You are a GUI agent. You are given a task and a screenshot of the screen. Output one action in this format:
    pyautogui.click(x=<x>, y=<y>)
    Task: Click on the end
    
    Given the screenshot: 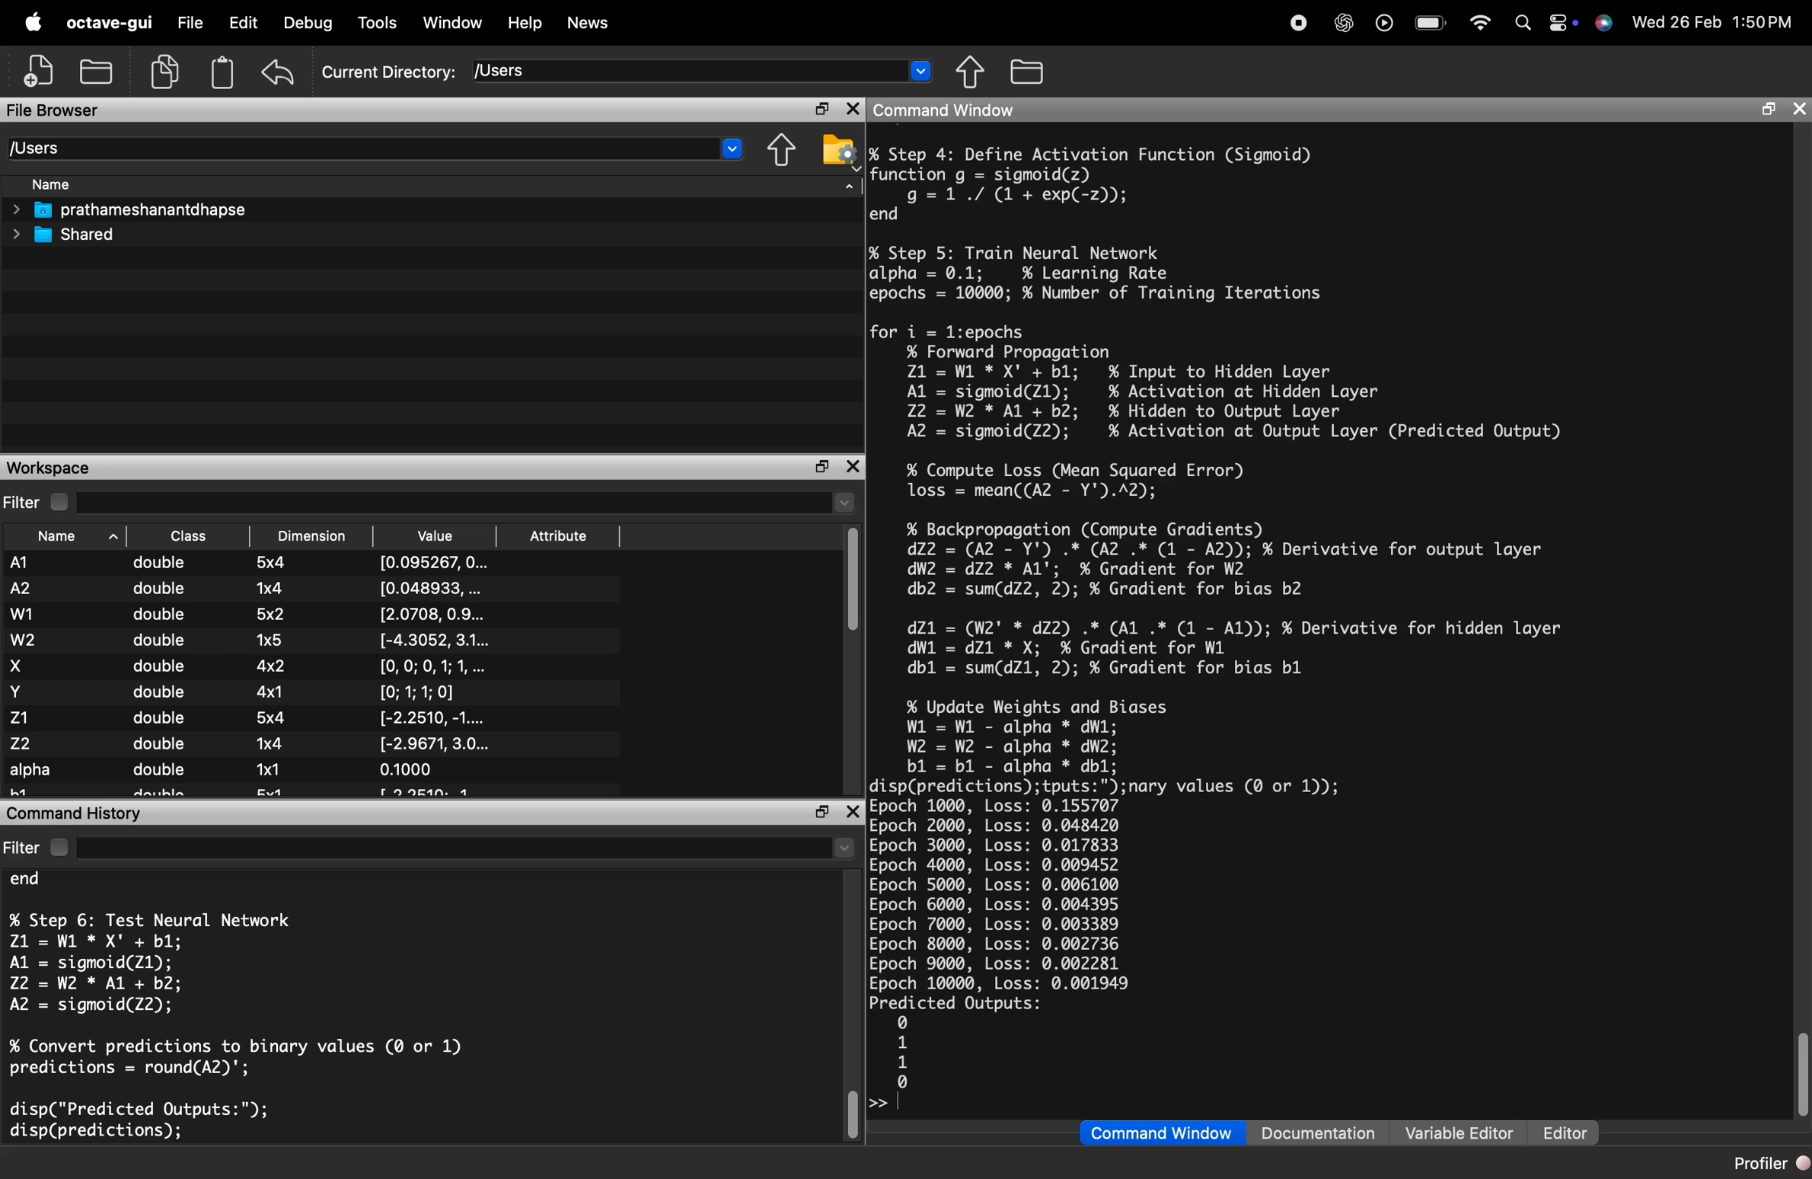 What is the action you would take?
    pyautogui.click(x=38, y=882)
    